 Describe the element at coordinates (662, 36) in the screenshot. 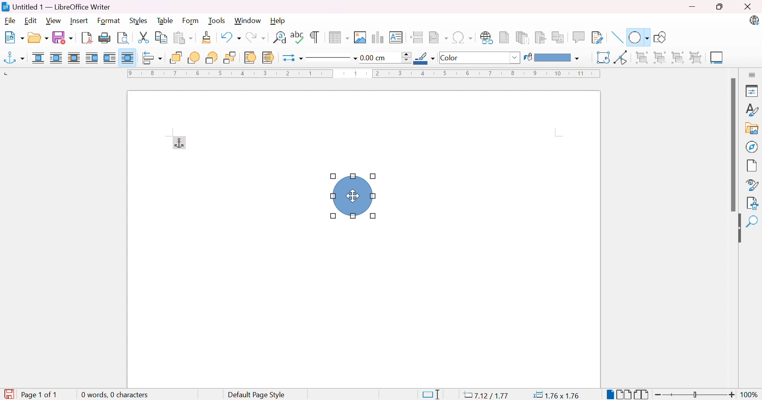

I see `Sow draw functions` at that location.